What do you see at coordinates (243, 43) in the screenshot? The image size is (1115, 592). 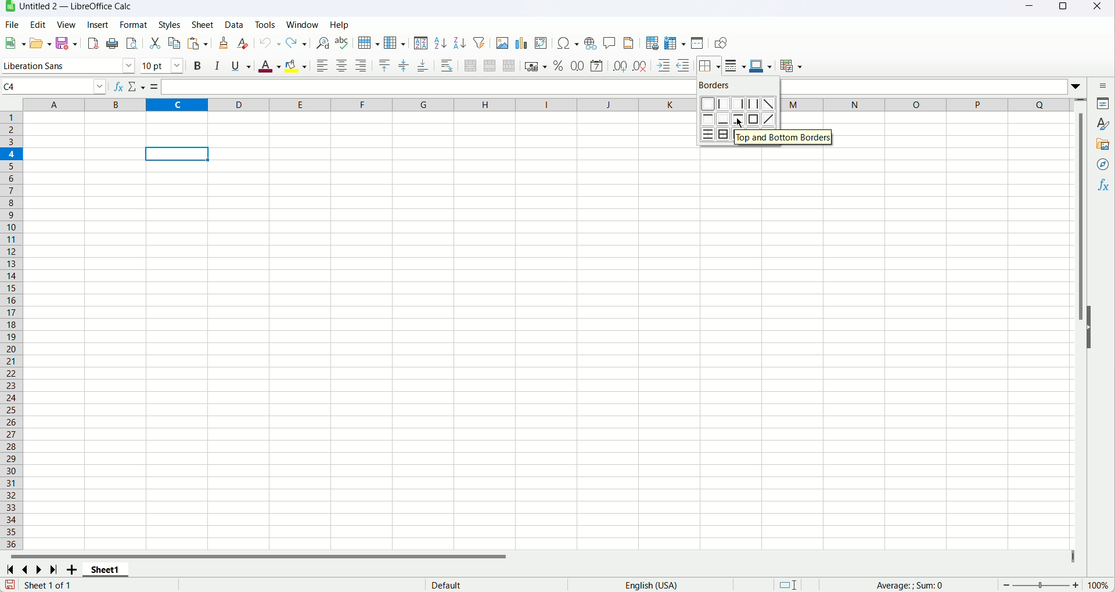 I see `Clear formatting` at bounding box center [243, 43].